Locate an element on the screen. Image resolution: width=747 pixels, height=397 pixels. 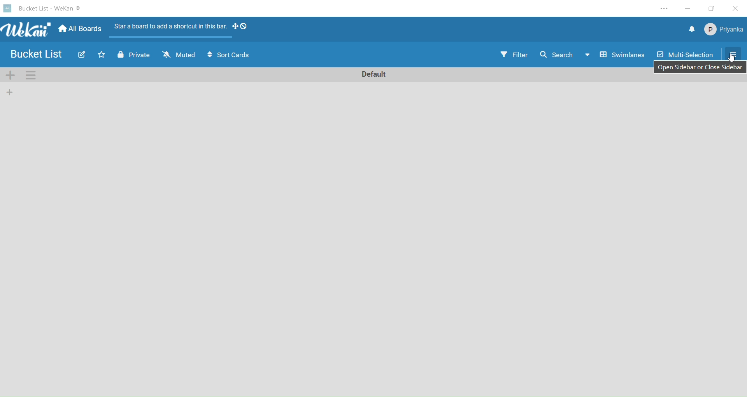
muted is located at coordinates (178, 55).